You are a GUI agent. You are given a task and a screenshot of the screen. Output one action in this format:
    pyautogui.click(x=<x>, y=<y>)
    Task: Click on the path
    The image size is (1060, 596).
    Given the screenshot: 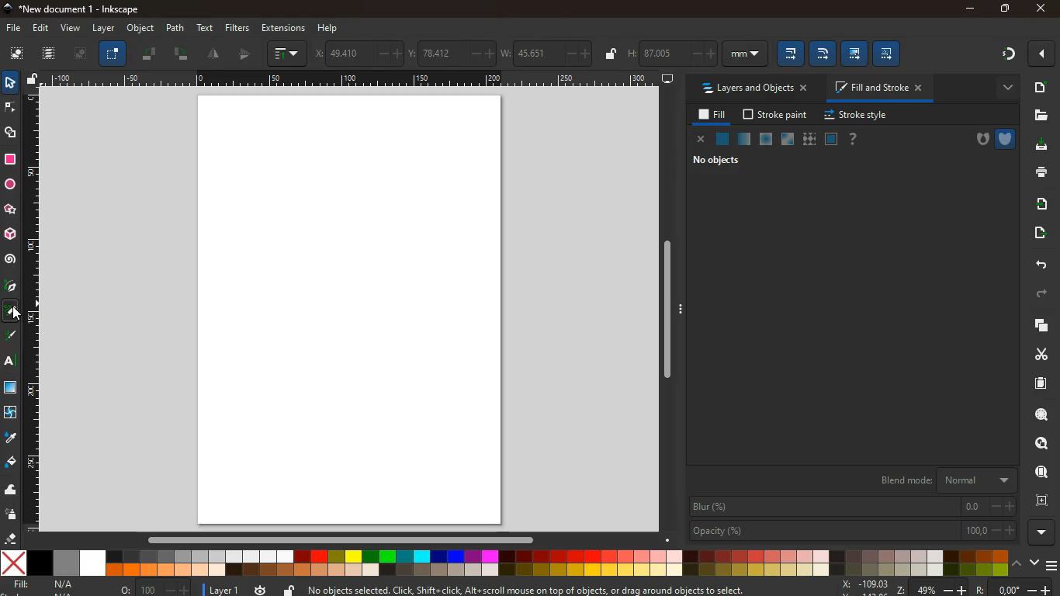 What is the action you would take?
    pyautogui.click(x=175, y=28)
    